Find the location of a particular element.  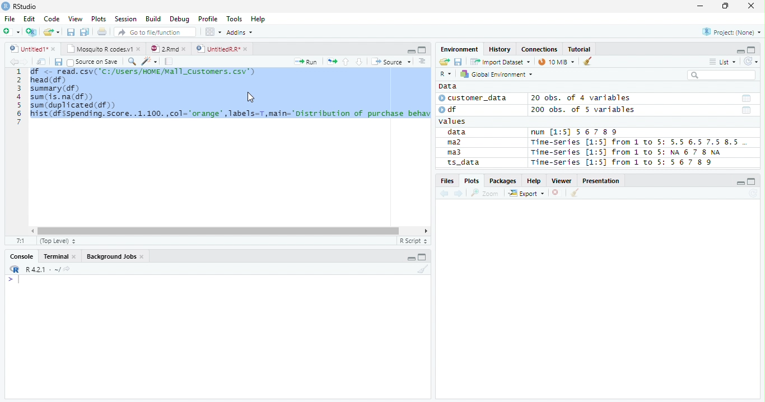

Environment is located at coordinates (460, 49).